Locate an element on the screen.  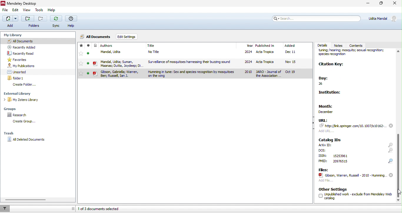
my zotero library is located at coordinates (22, 100).